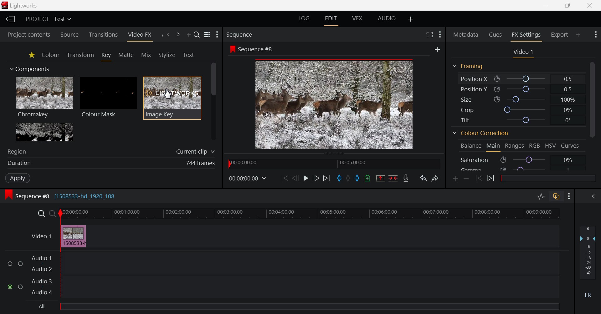 The height and width of the screenshot is (314, 601). What do you see at coordinates (475, 160) in the screenshot?
I see `Saturation` at bounding box center [475, 160].